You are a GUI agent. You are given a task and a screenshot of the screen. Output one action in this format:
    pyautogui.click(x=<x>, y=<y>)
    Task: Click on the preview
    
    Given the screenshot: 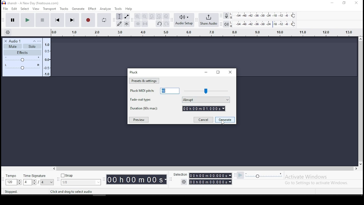 What is the action you would take?
    pyautogui.click(x=139, y=120)
    